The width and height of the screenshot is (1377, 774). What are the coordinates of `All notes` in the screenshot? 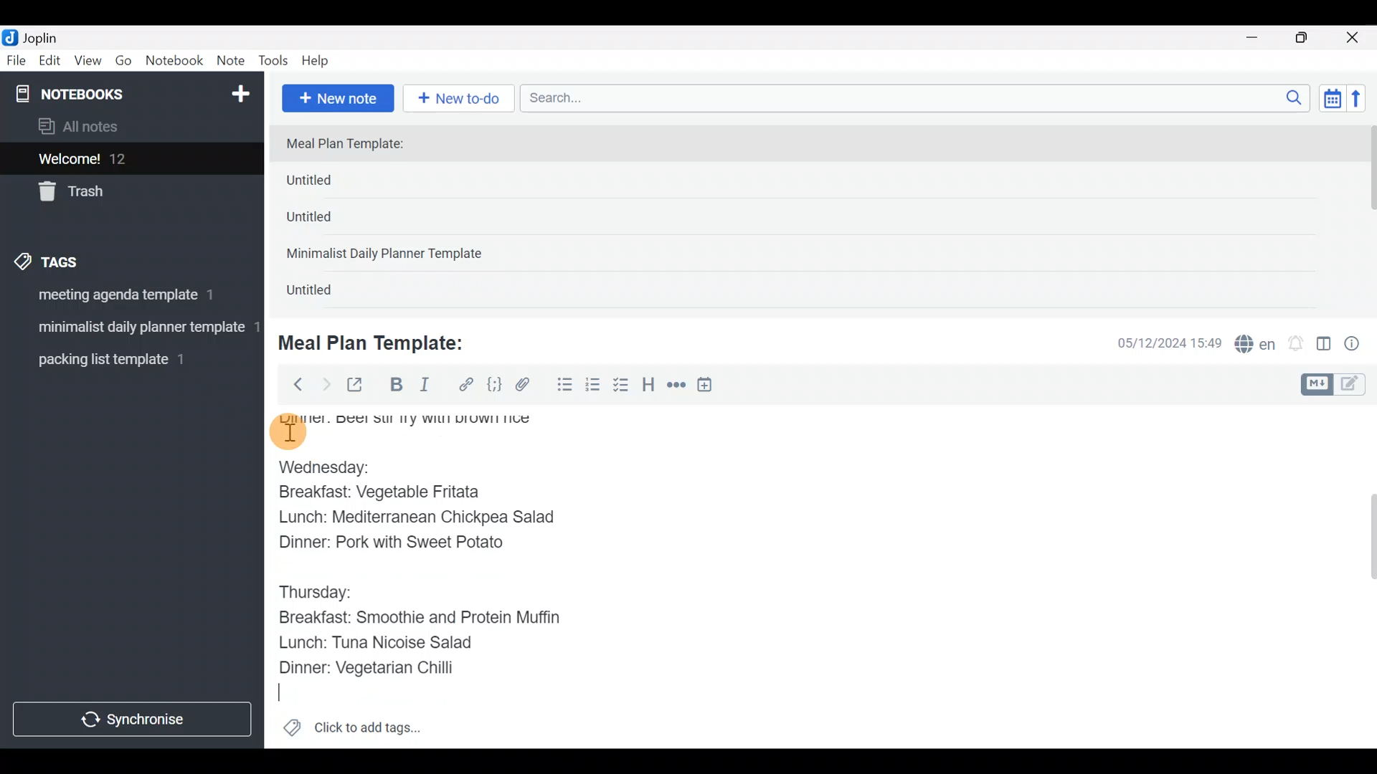 It's located at (128, 128).